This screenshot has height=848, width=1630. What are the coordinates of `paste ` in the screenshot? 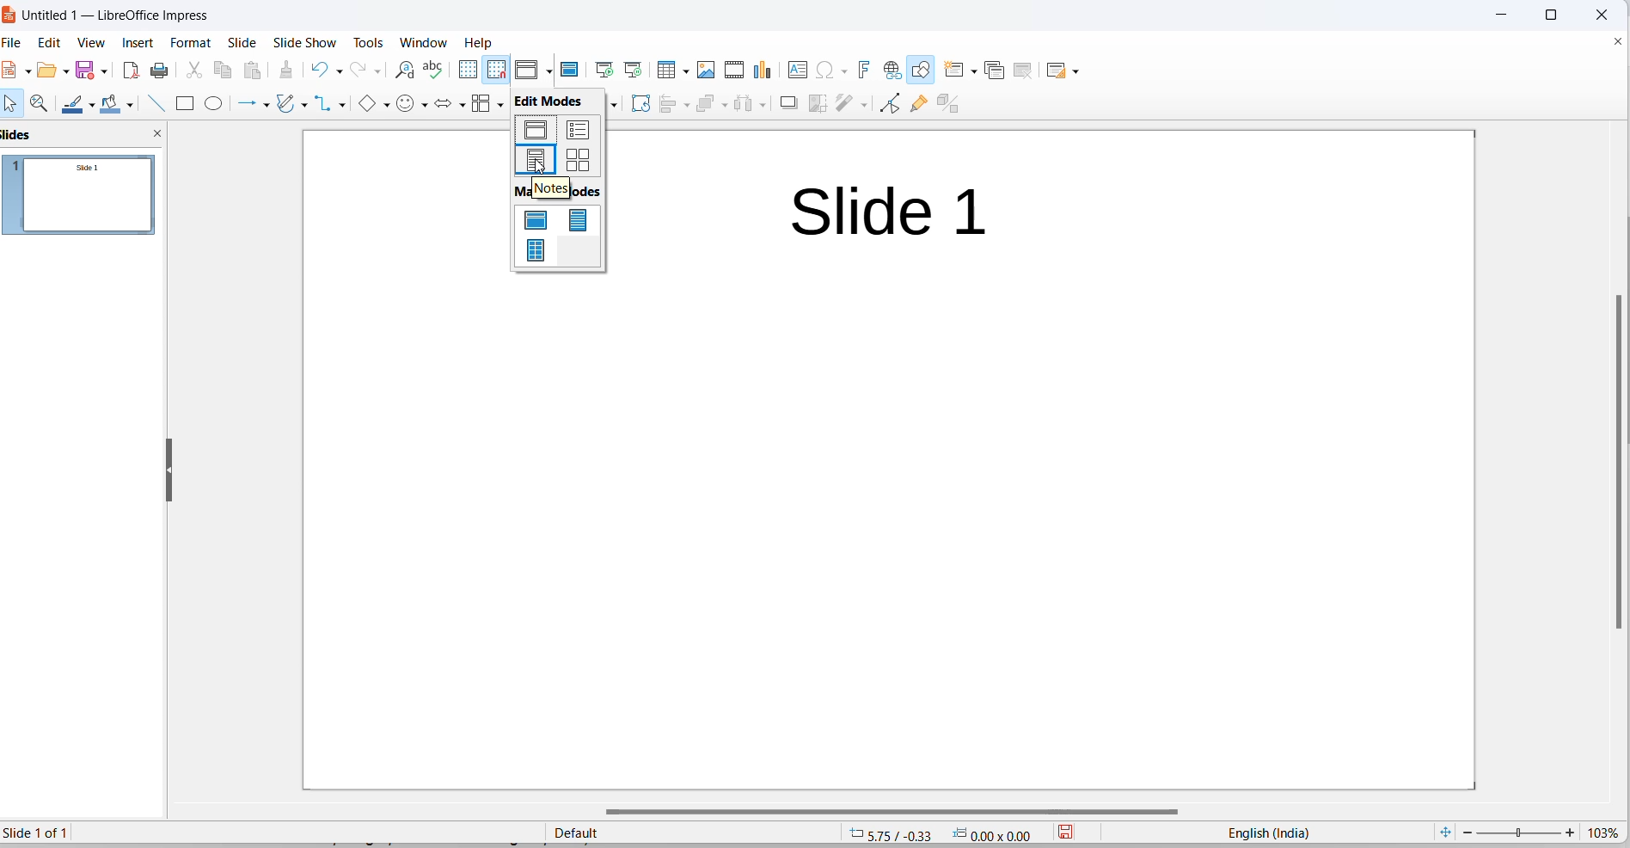 It's located at (256, 71).